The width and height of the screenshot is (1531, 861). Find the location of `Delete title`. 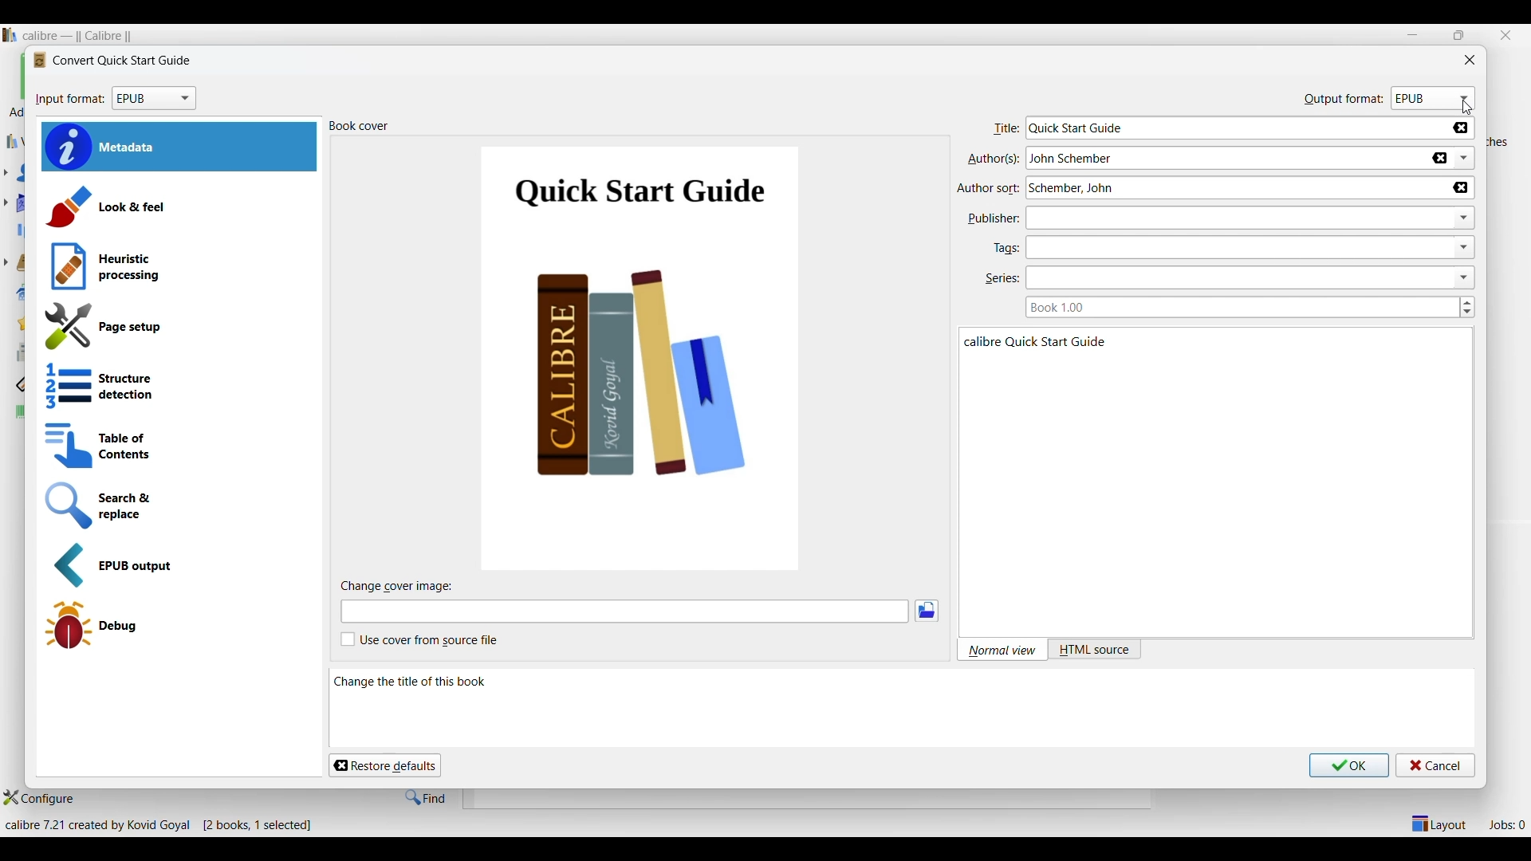

Delete title is located at coordinates (1462, 128).